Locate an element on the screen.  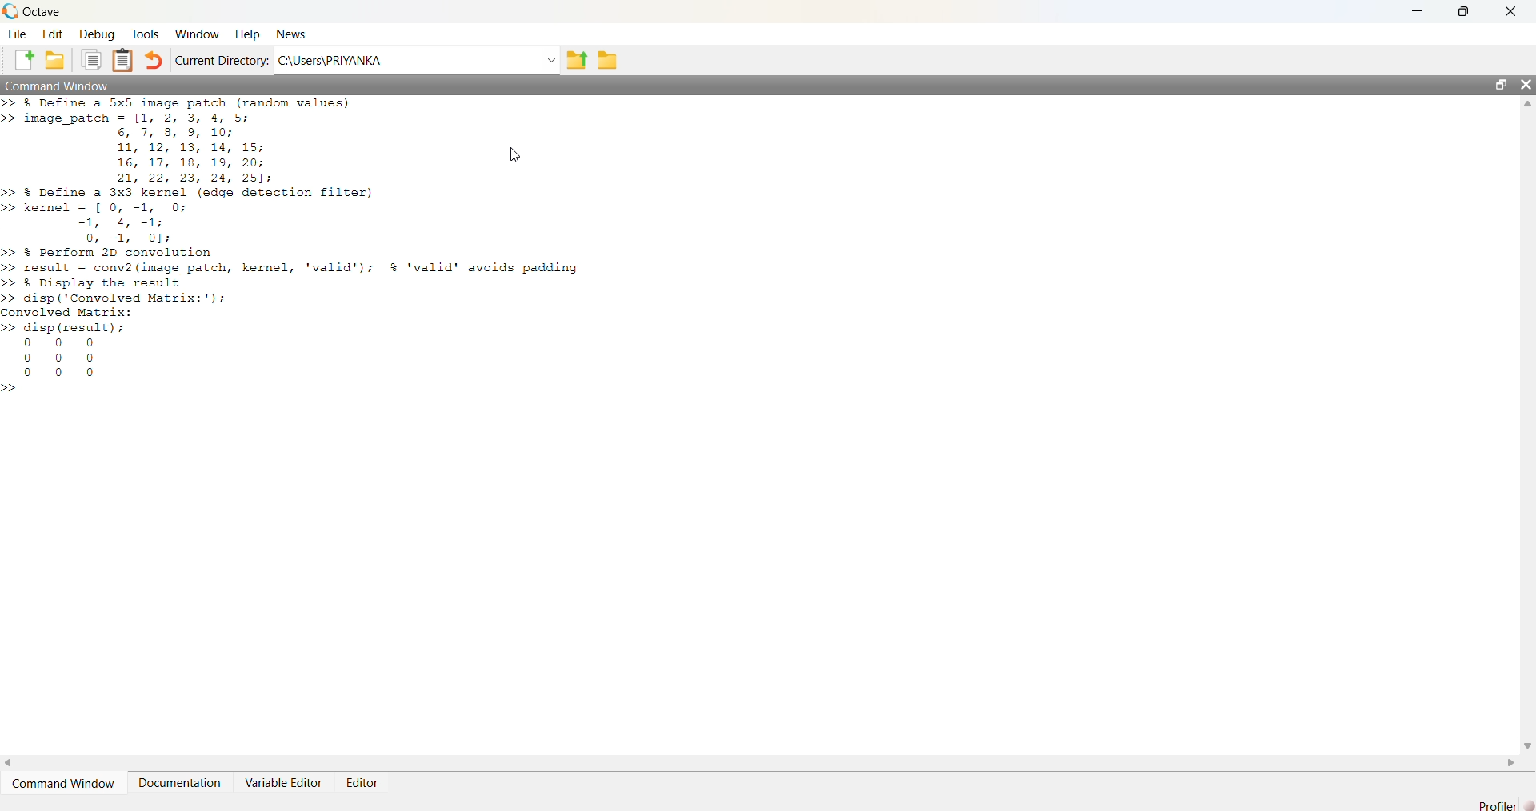
Octave is located at coordinates (38, 13).